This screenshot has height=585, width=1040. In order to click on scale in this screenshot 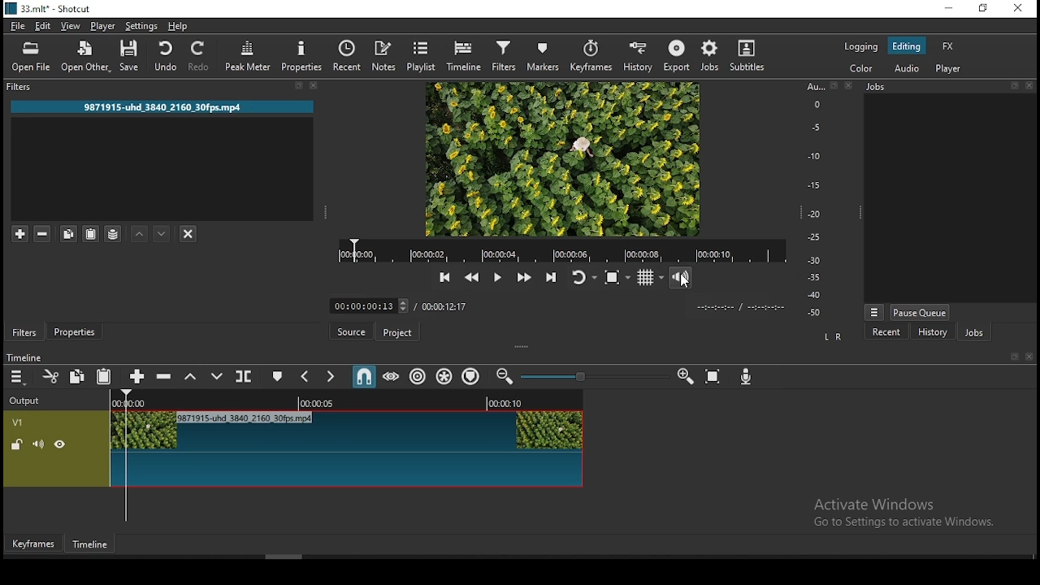, I will do `click(815, 201)`.